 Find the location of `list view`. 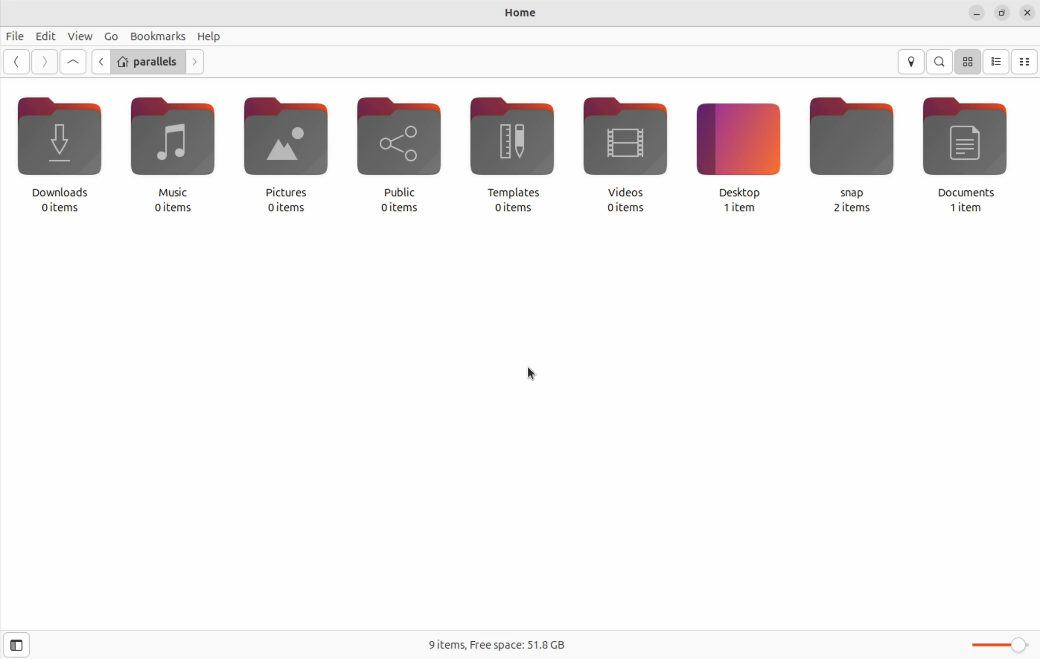

list view is located at coordinates (997, 61).